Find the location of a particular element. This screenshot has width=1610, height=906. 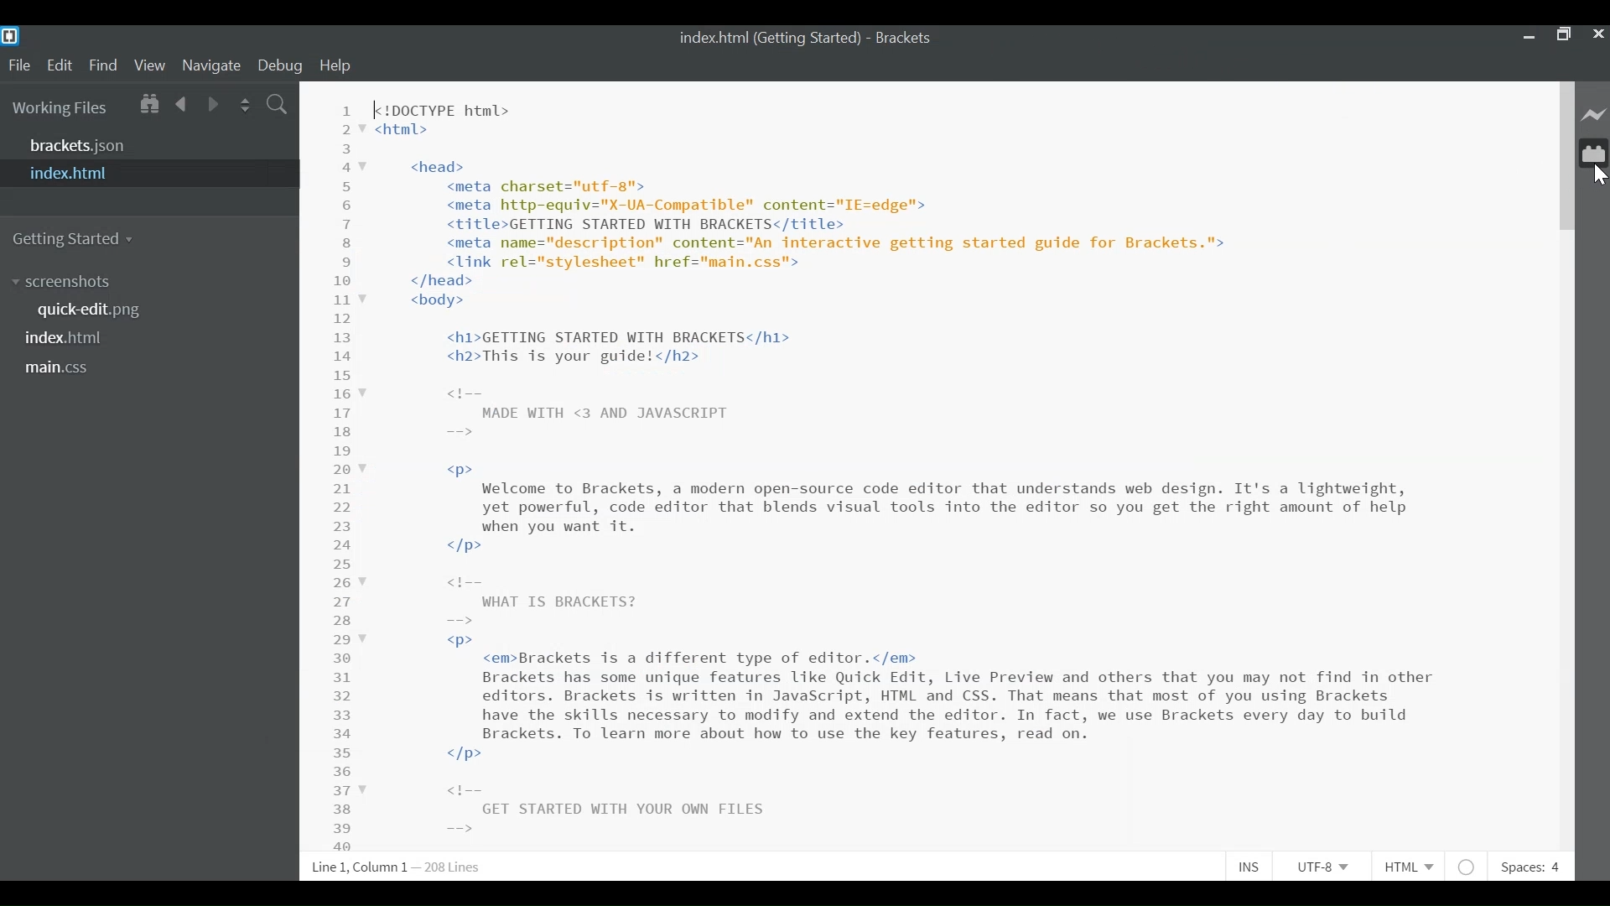

Working Files is located at coordinates (60, 107).